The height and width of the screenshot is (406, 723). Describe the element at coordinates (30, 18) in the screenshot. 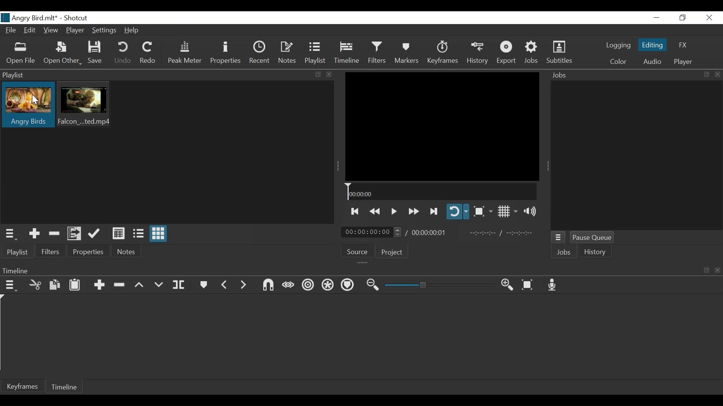

I see `File Name` at that location.